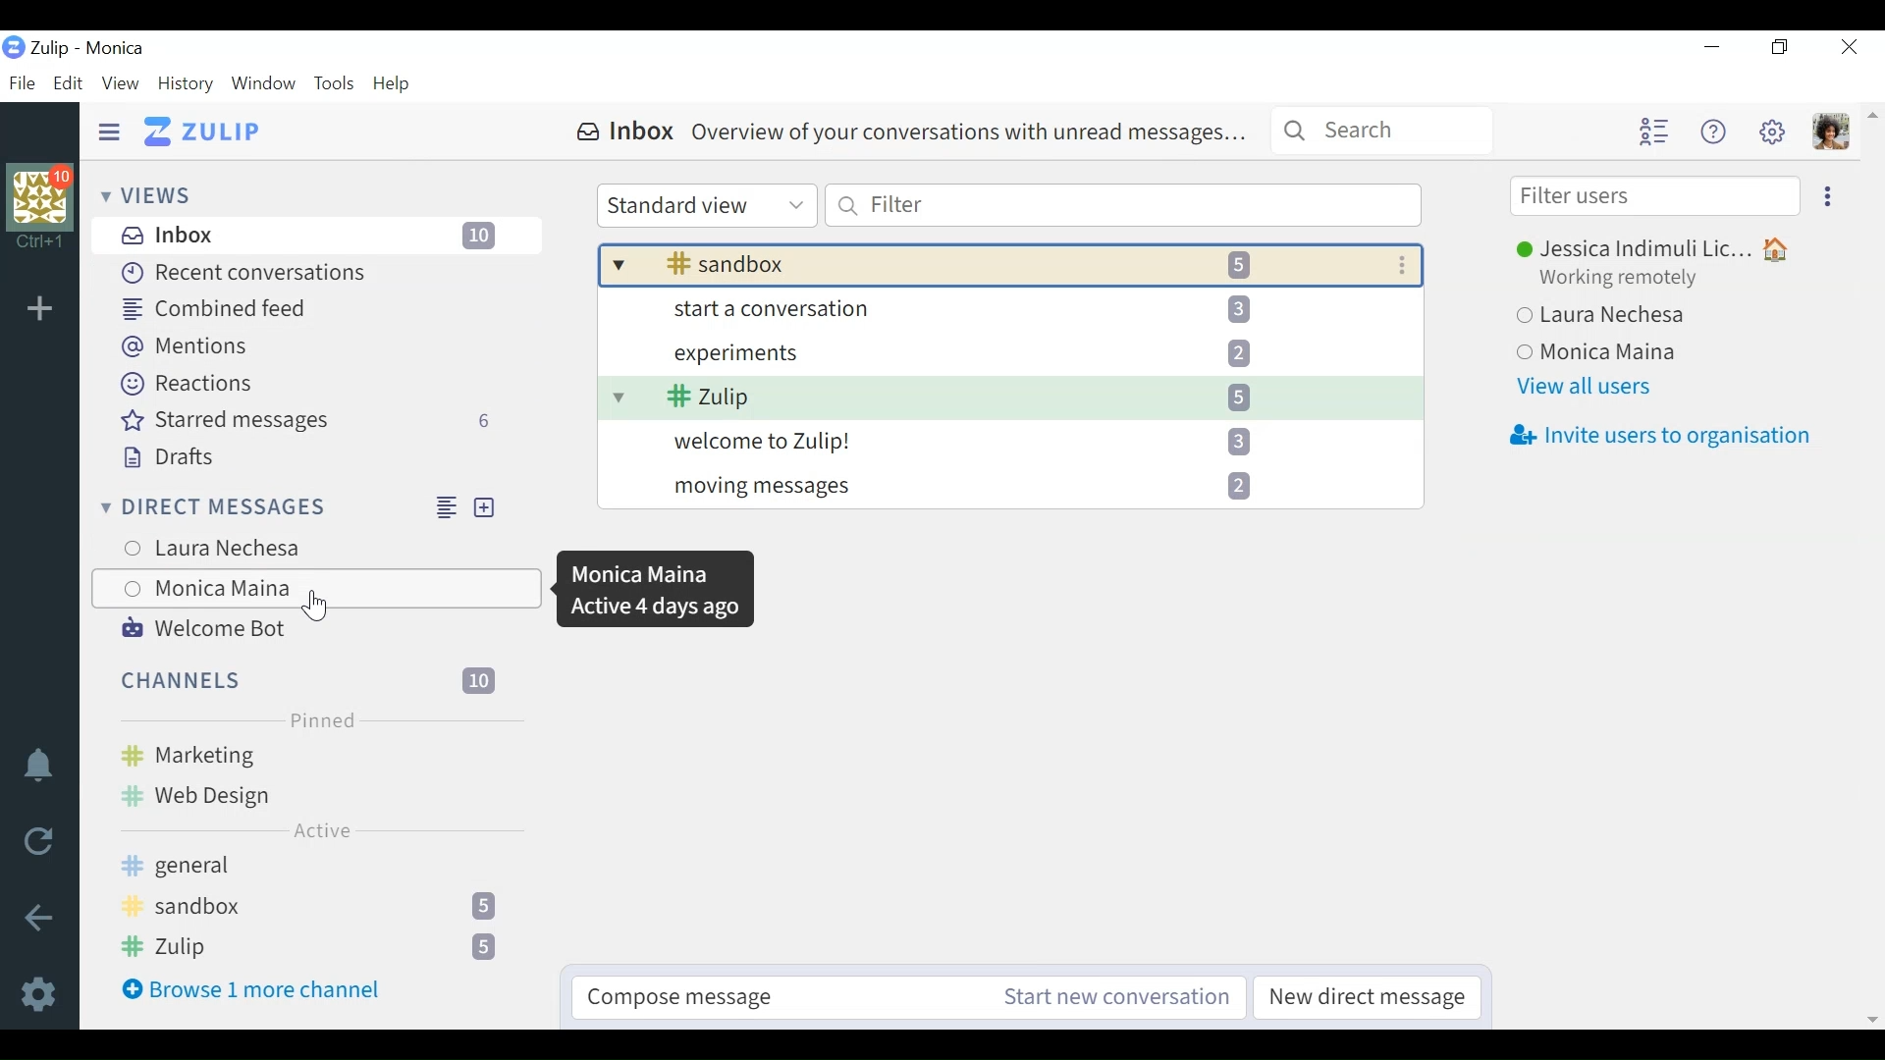 The width and height of the screenshot is (1885, 1060). I want to click on File , so click(24, 82).